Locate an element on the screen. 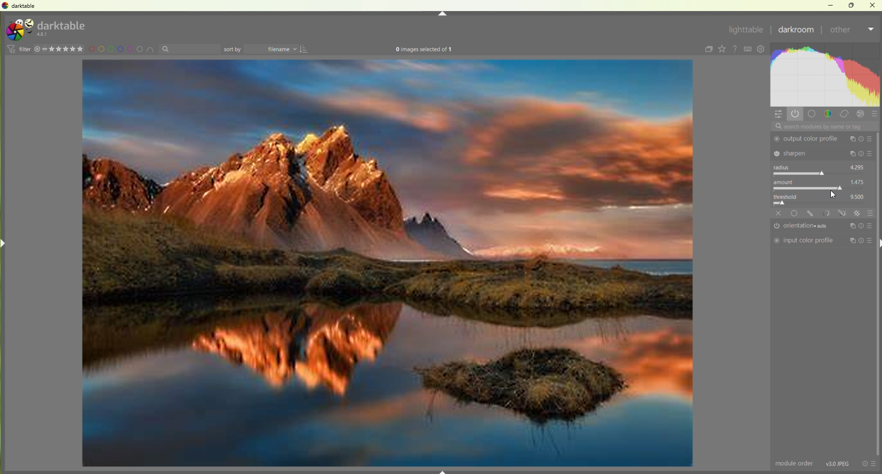 Image resolution: width=882 pixels, height=474 pixels. sort by is located at coordinates (190, 49).